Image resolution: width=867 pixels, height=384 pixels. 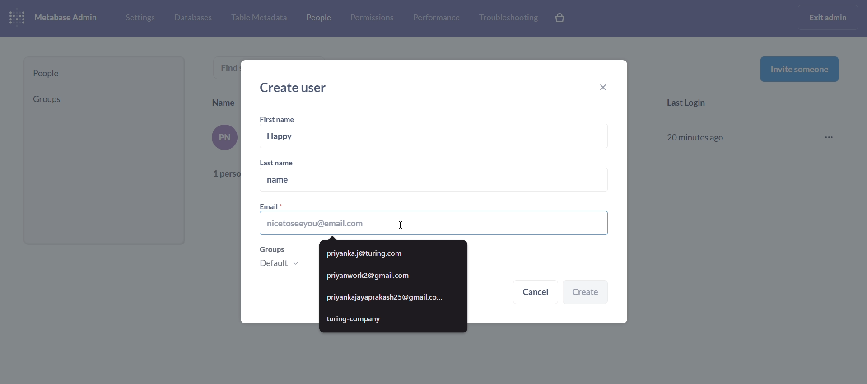 What do you see at coordinates (607, 89) in the screenshot?
I see `close` at bounding box center [607, 89].